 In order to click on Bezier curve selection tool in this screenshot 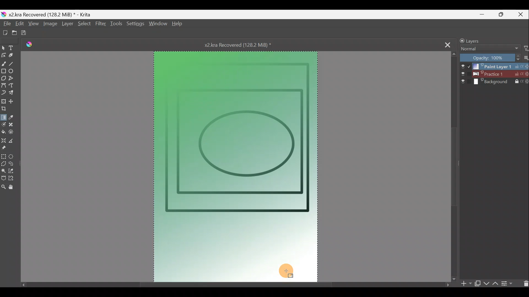, I will do `click(3, 179)`.